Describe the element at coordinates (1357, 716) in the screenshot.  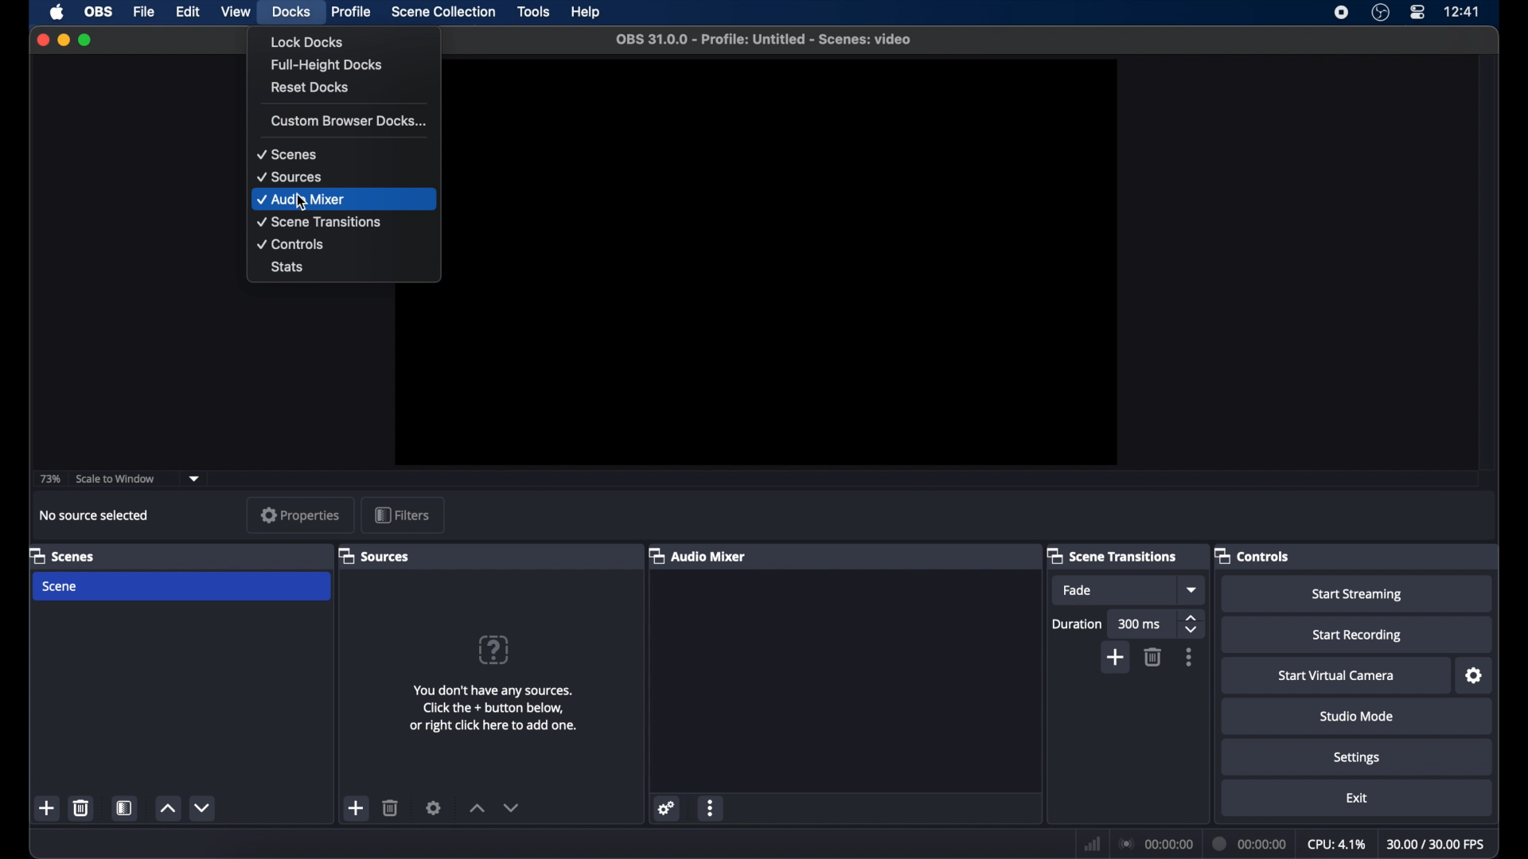
I see `studio mode` at that location.